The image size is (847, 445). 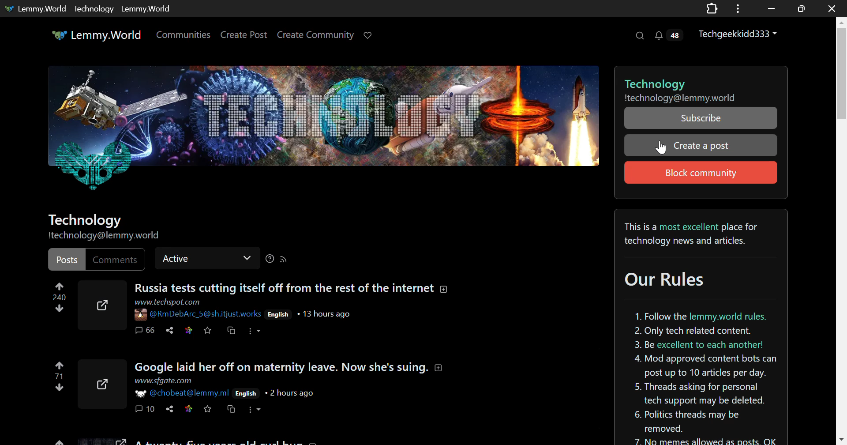 I want to click on RSS, so click(x=286, y=260).